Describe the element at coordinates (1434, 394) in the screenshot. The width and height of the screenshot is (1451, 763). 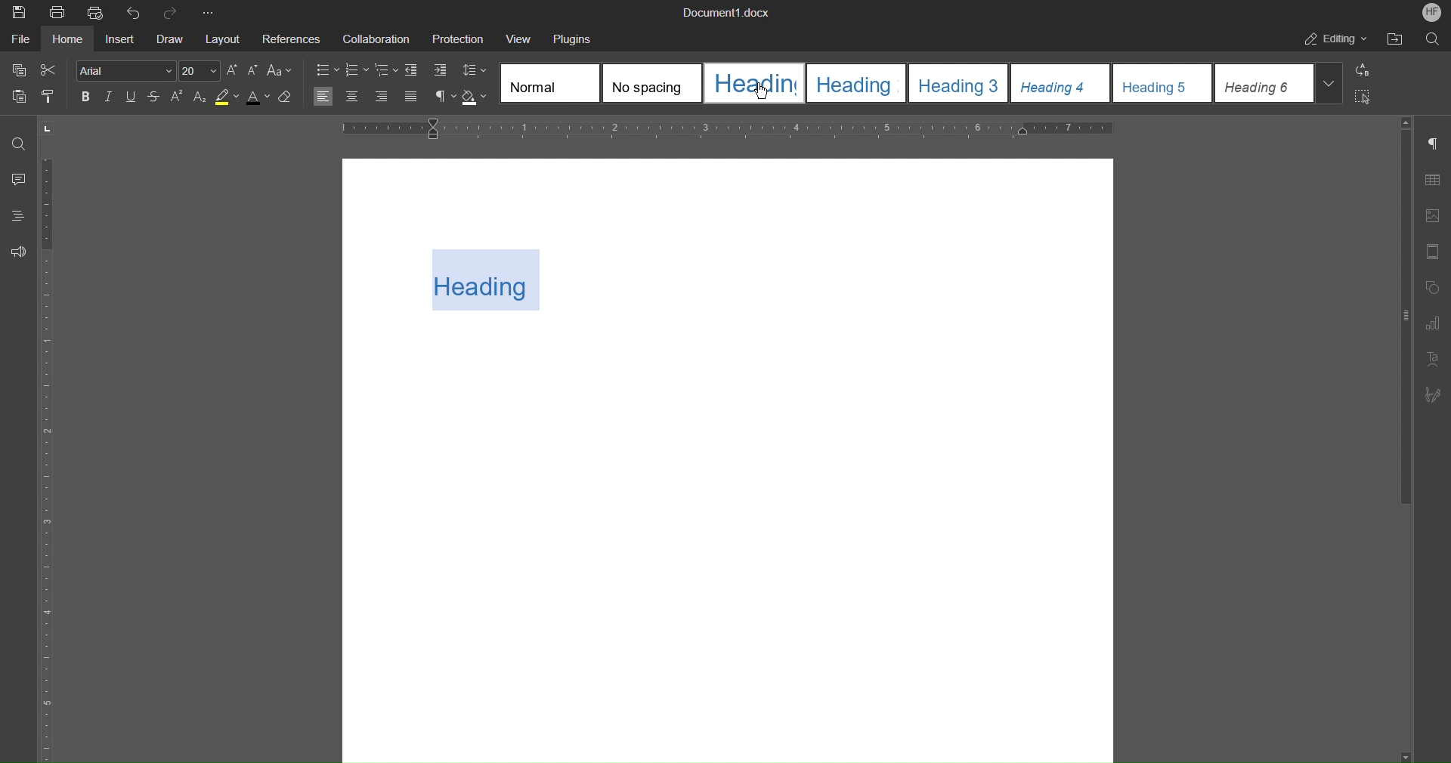
I see `Signature` at that location.